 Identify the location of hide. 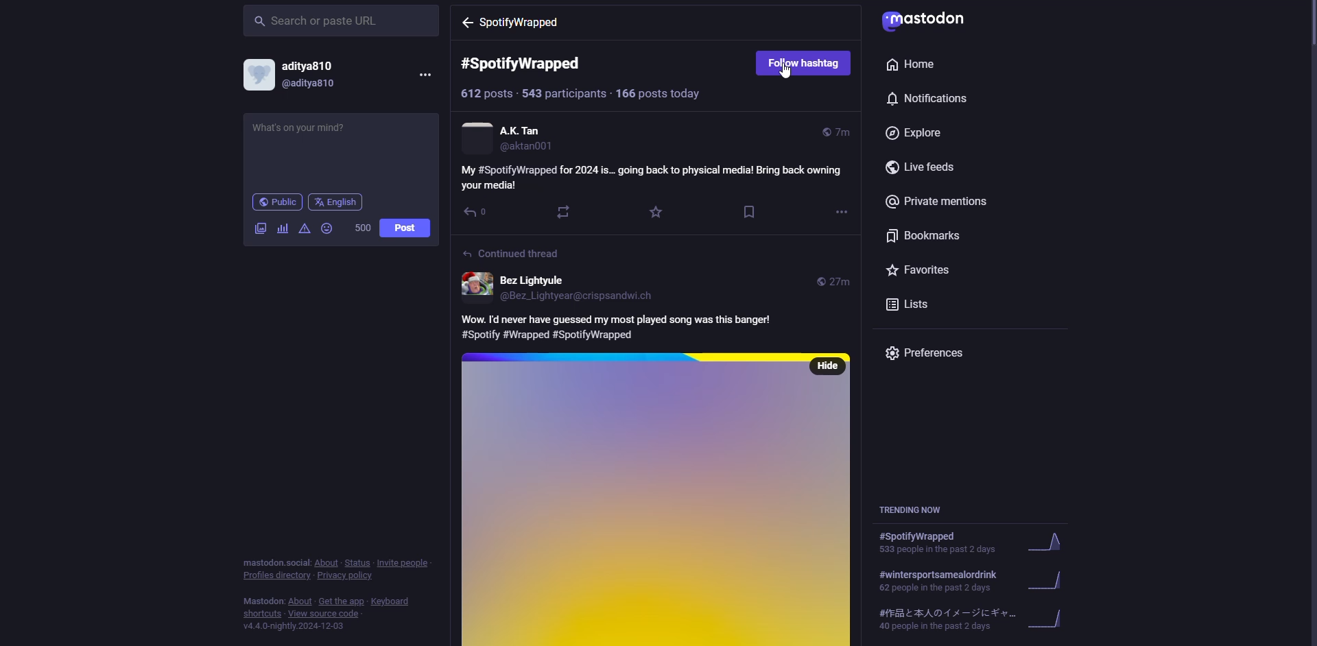
(828, 366).